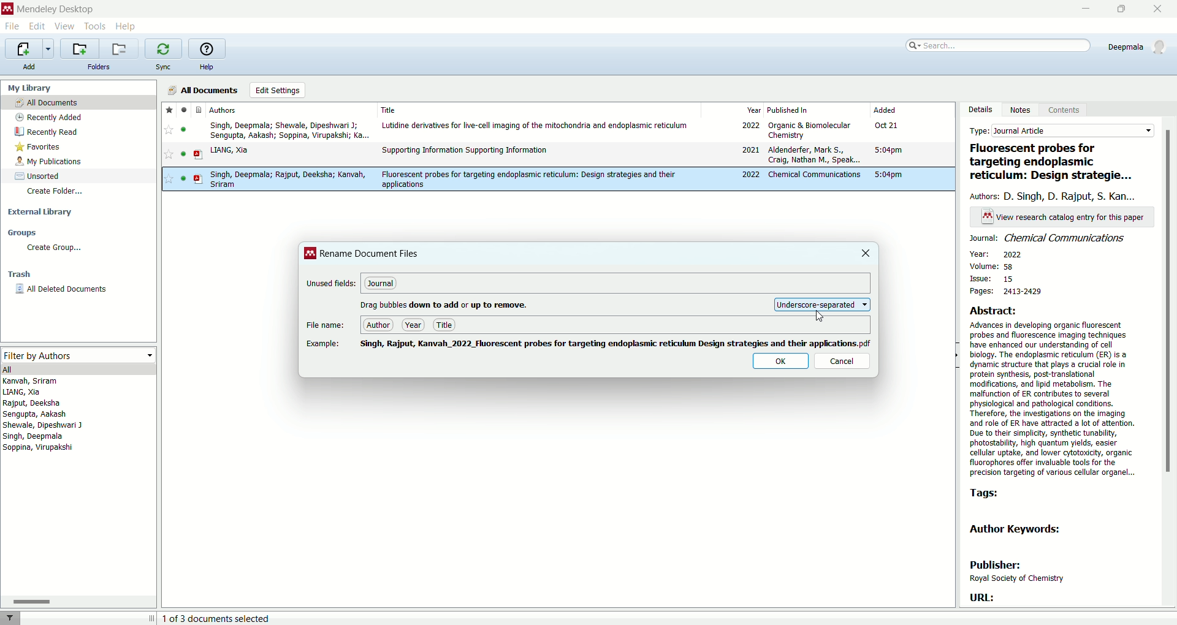 This screenshot has width=1177, height=625. Describe the element at coordinates (825, 317) in the screenshot. I see `cursor` at that location.